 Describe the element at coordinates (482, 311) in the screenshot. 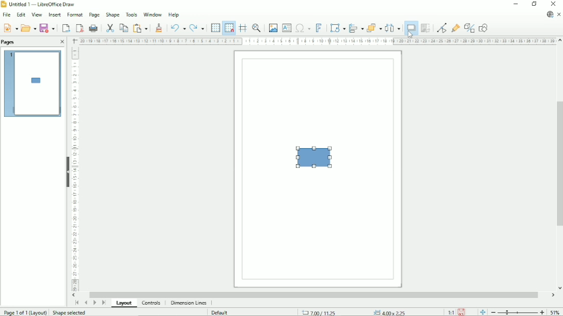

I see `Fit page to current window` at that location.